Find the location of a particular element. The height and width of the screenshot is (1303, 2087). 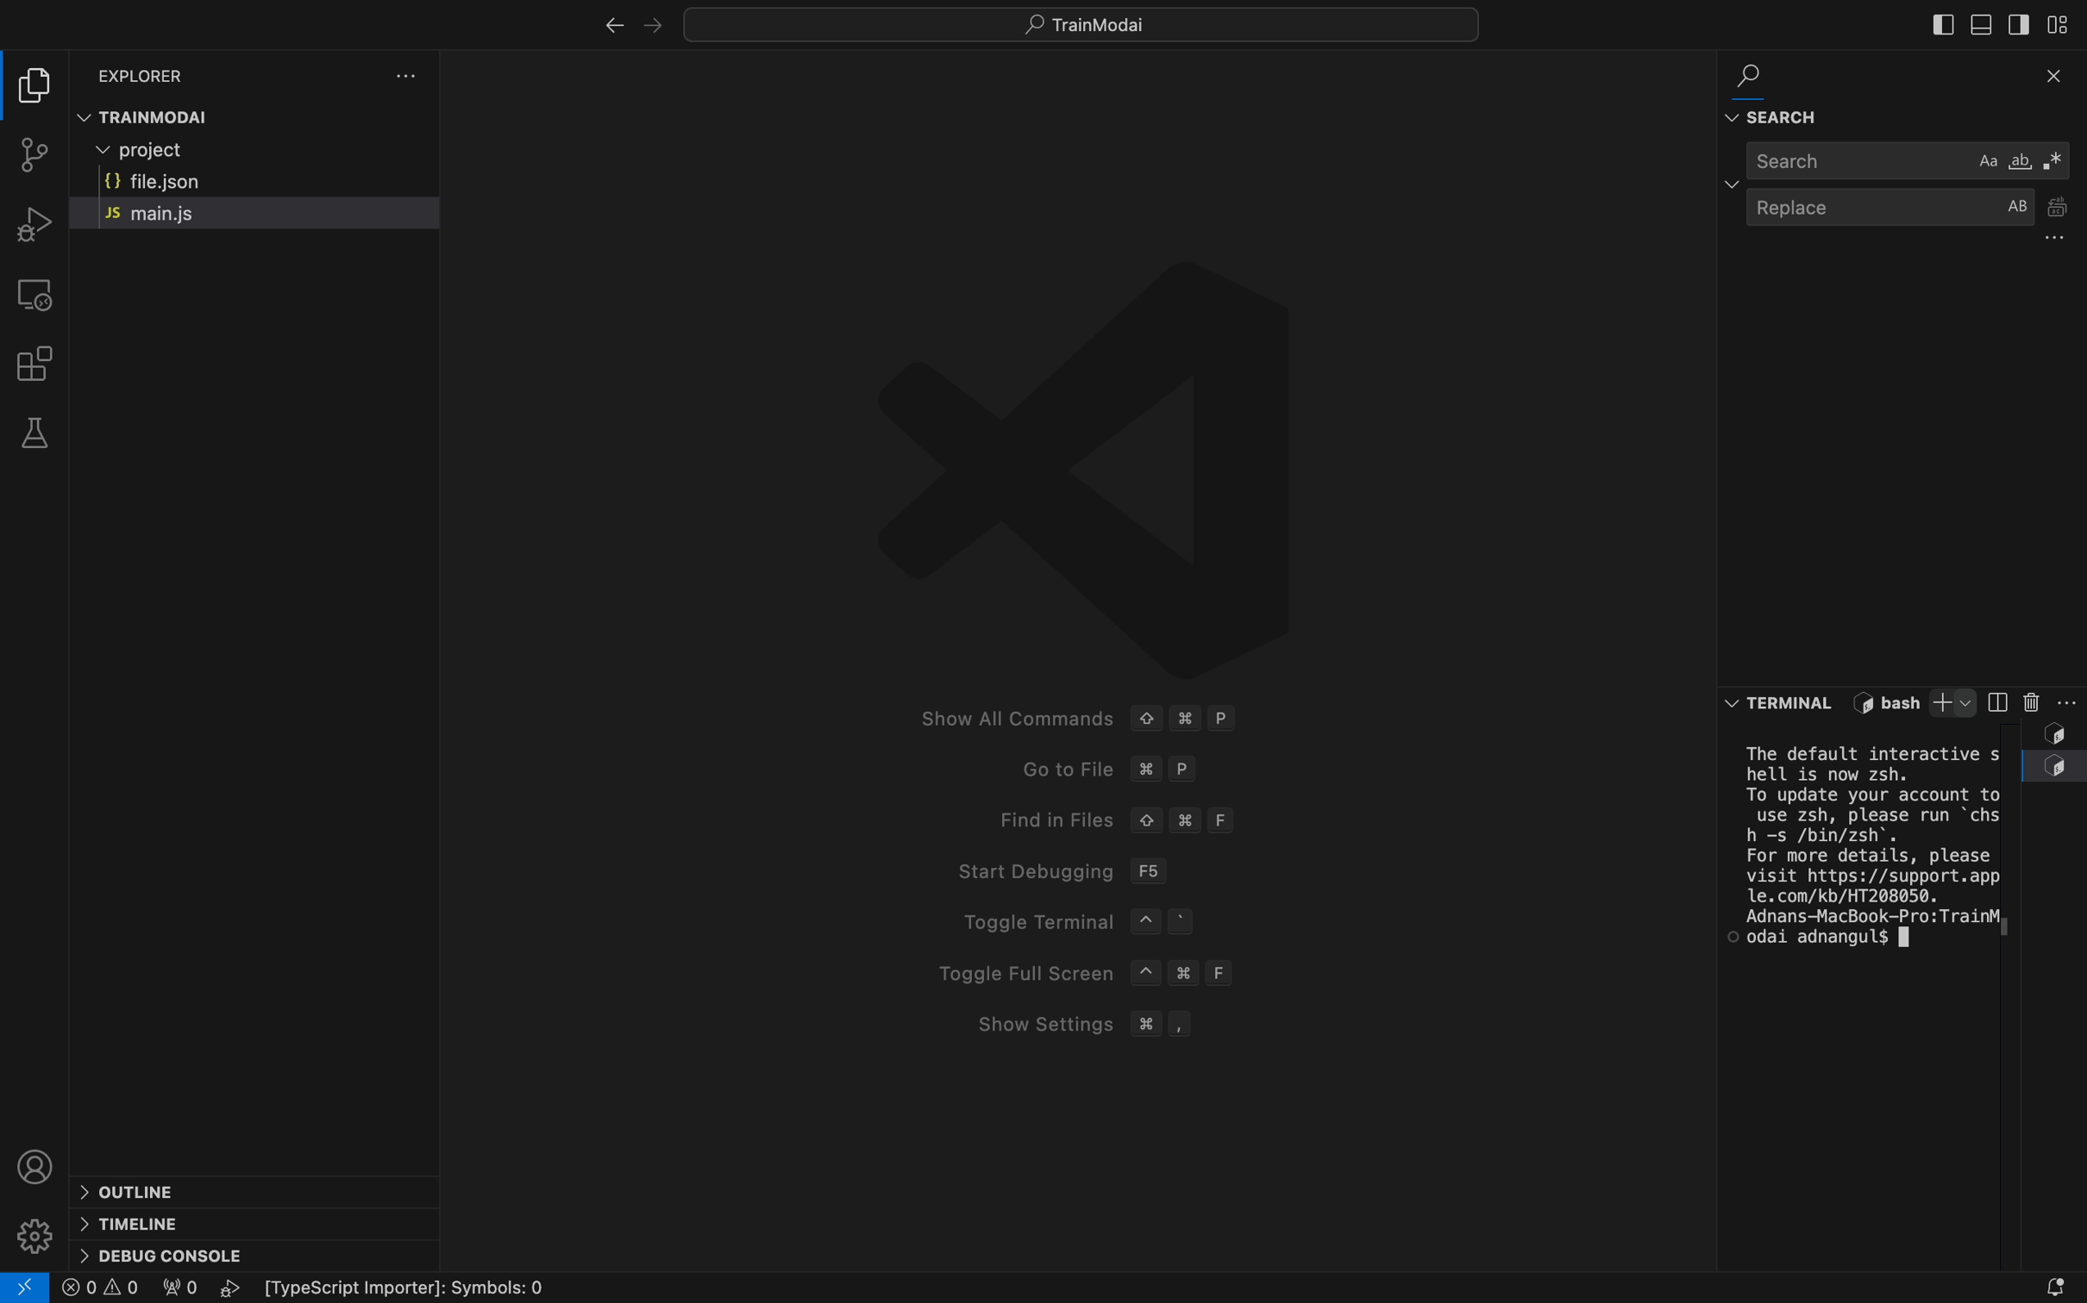

tests is located at coordinates (35, 433).